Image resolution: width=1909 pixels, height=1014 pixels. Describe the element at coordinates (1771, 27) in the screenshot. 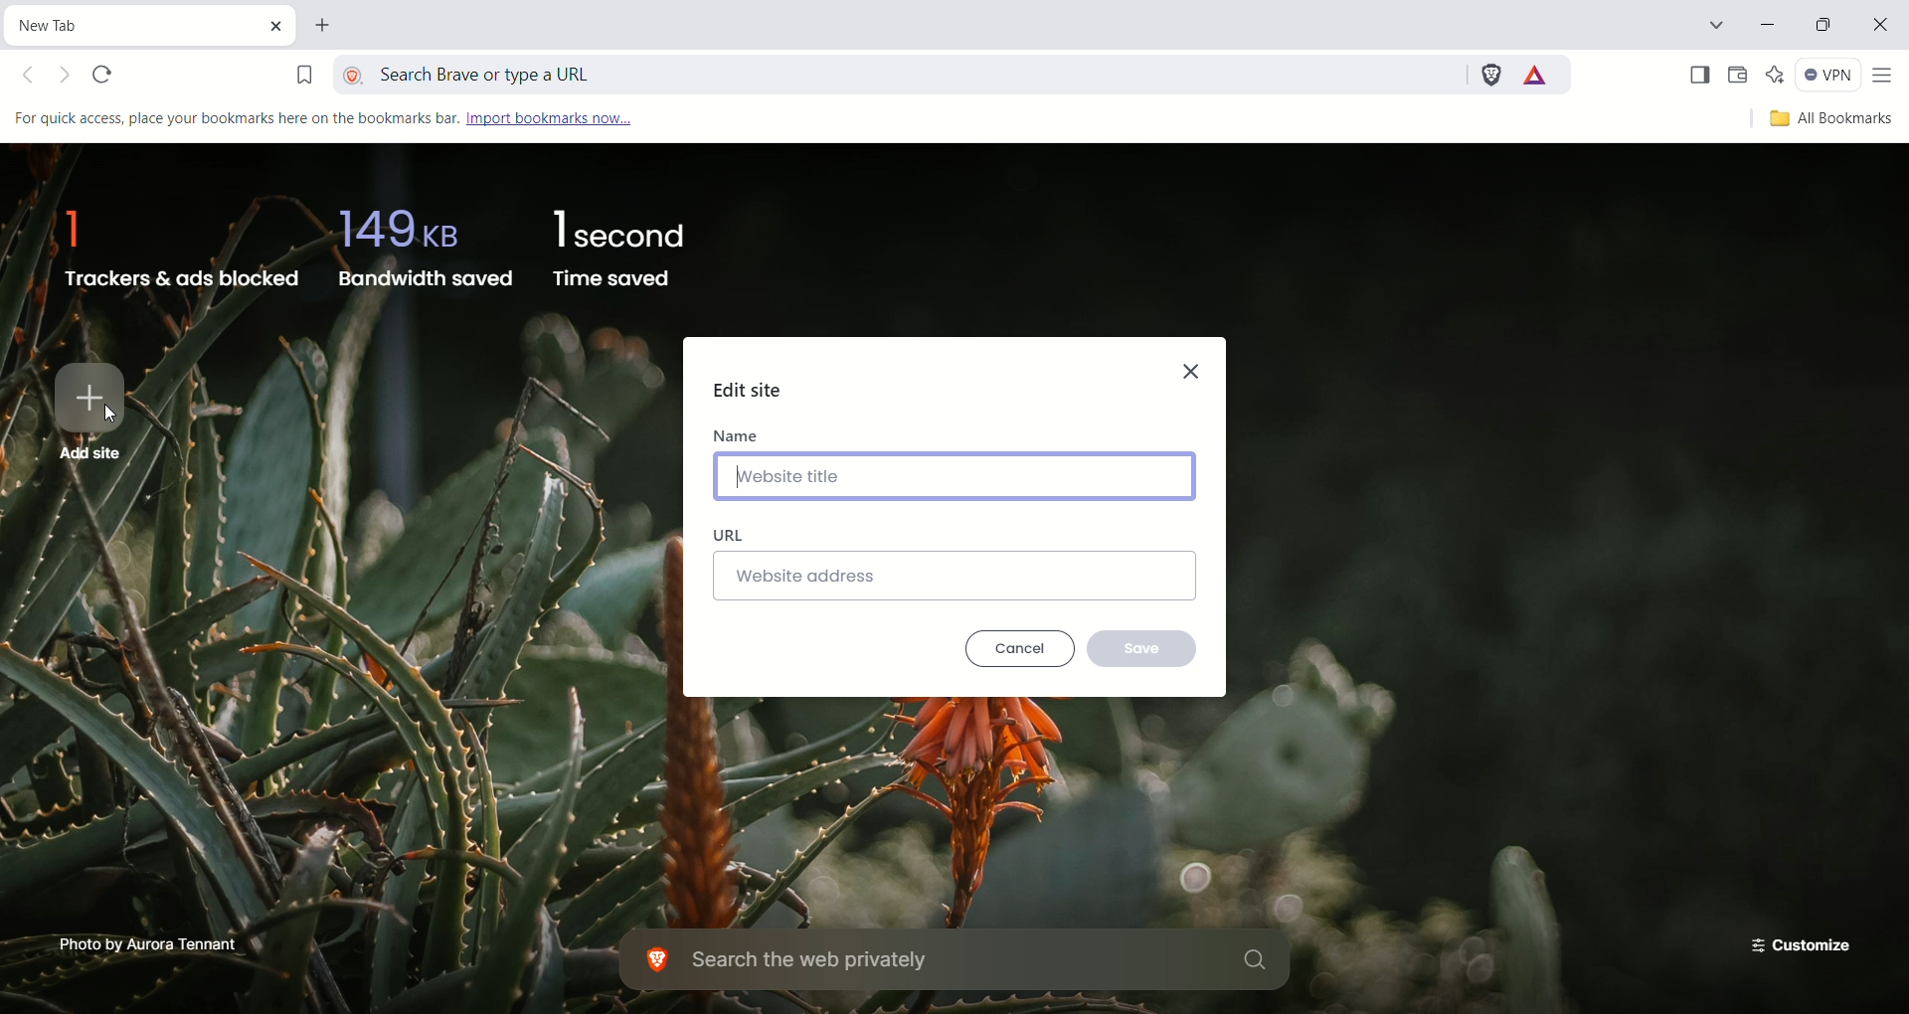

I see `minimize` at that location.